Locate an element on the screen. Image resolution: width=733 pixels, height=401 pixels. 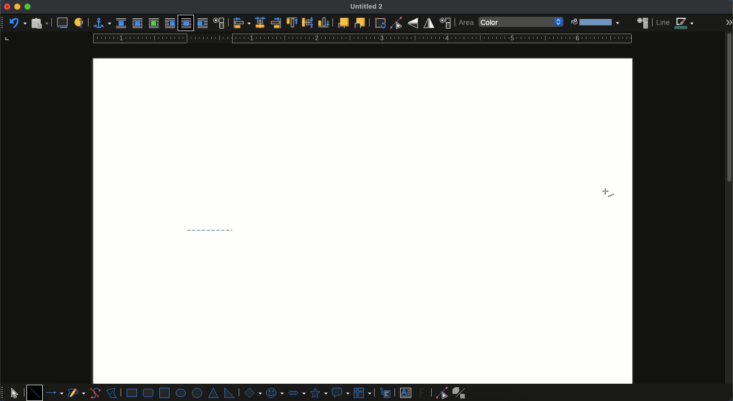
Untitled 2 - name is located at coordinates (369, 7).